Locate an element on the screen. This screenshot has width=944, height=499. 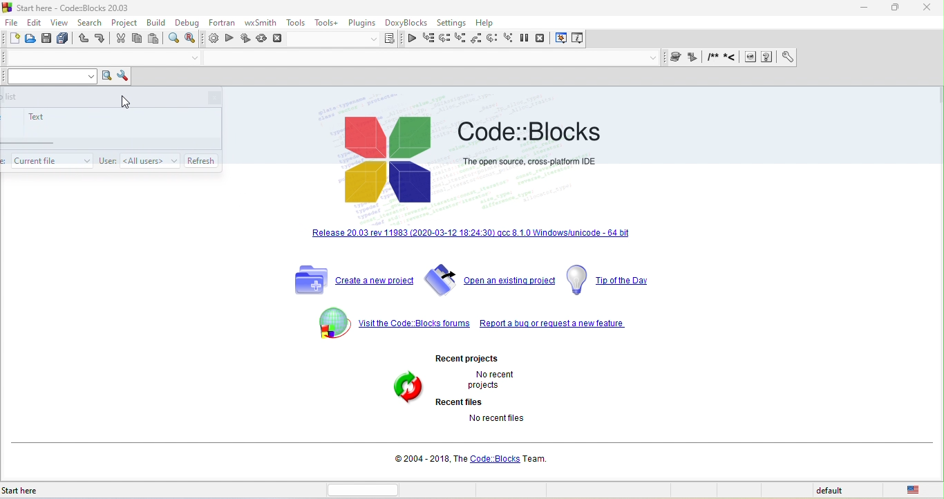
floating panel is located at coordinates (111, 127).